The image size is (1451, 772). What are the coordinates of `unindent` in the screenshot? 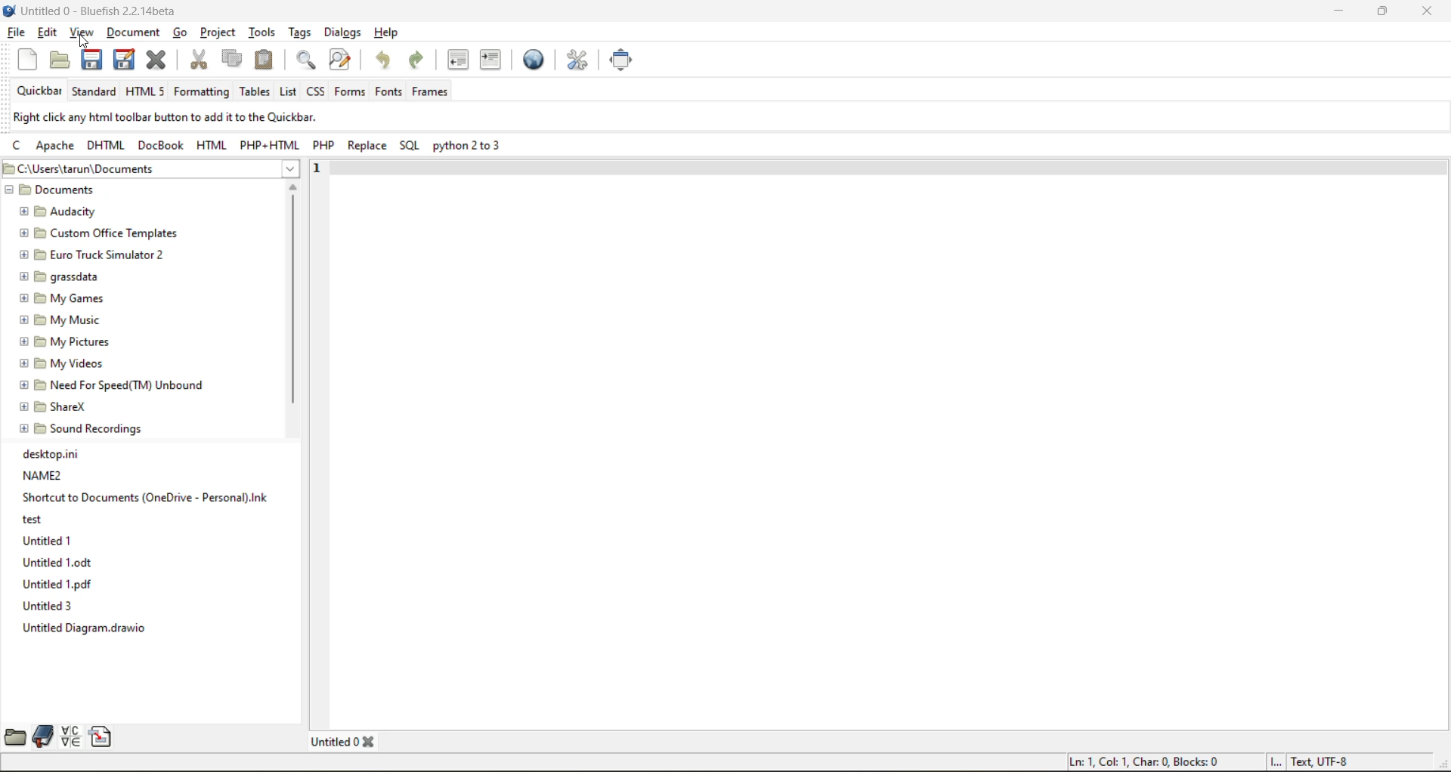 It's located at (458, 58).